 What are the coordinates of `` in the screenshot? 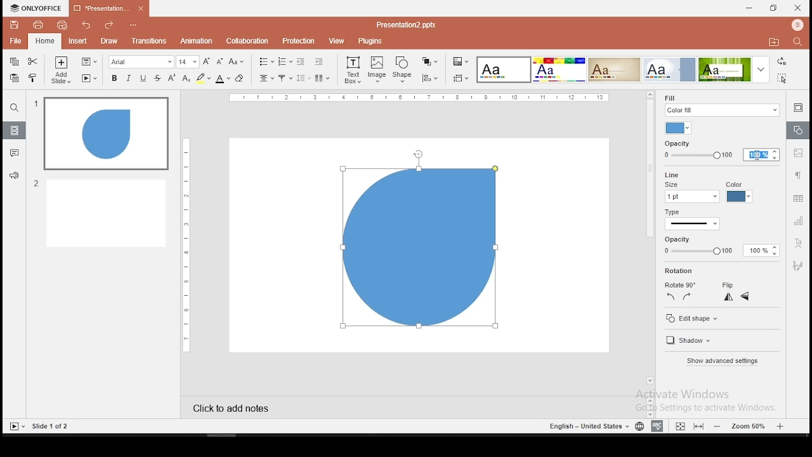 It's located at (799, 265).